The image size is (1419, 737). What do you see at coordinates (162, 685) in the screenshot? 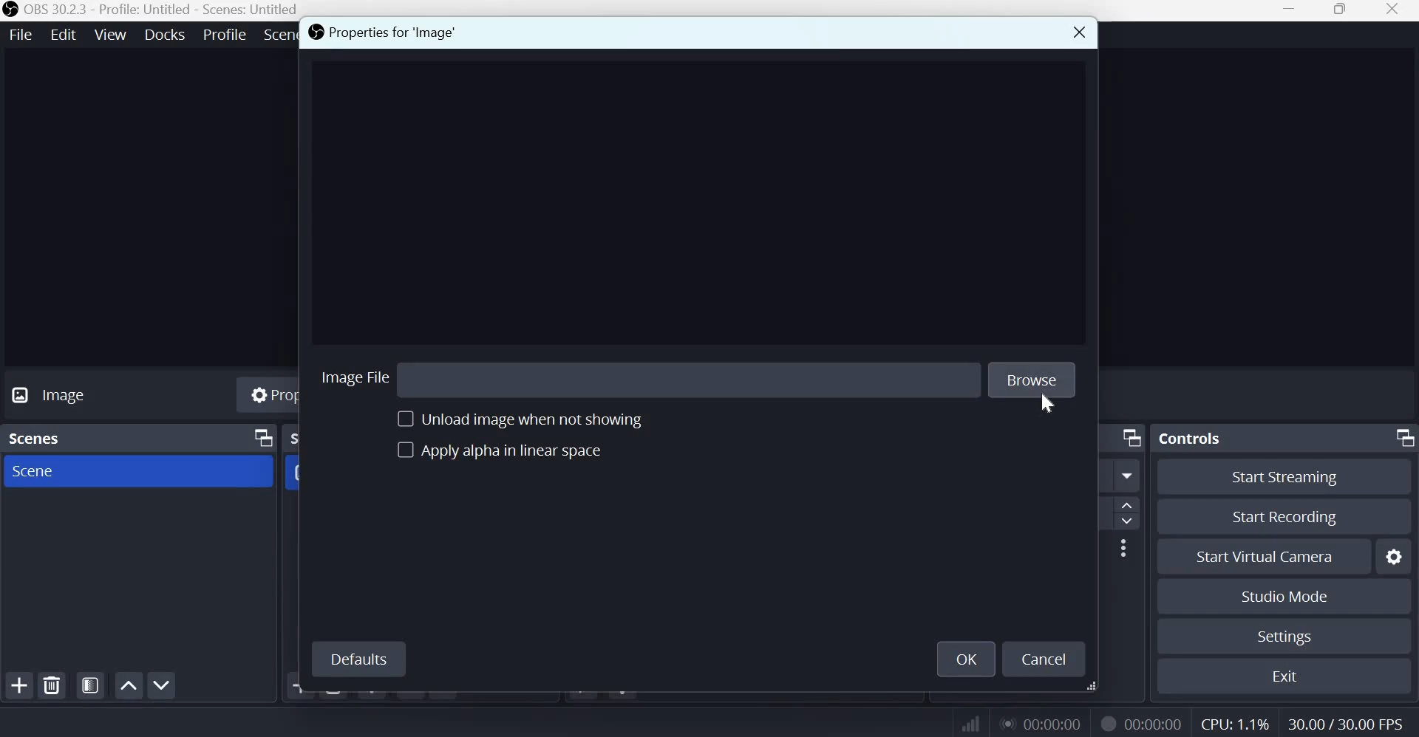
I see `Move scene down` at bounding box center [162, 685].